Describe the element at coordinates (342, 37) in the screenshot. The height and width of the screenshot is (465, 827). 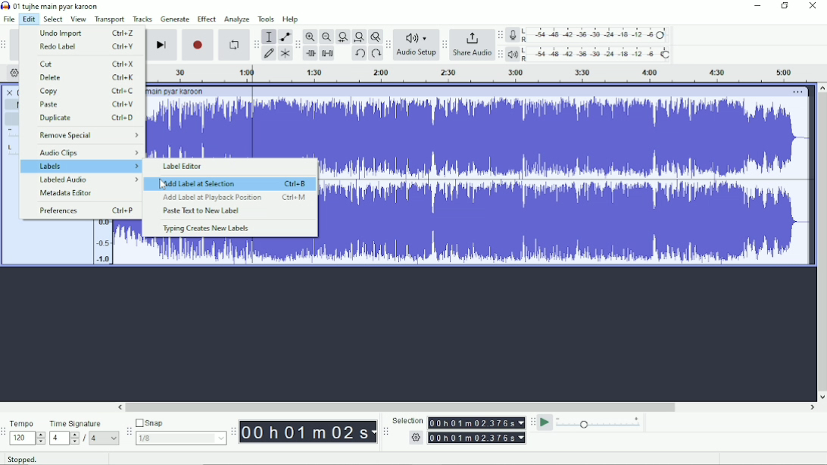
I see `Fit selection to width` at that location.